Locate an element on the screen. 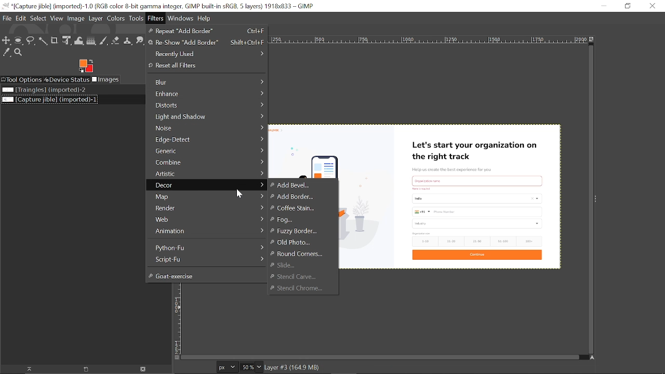 The width and height of the screenshot is (665, 374). country is located at coordinates (477, 198).